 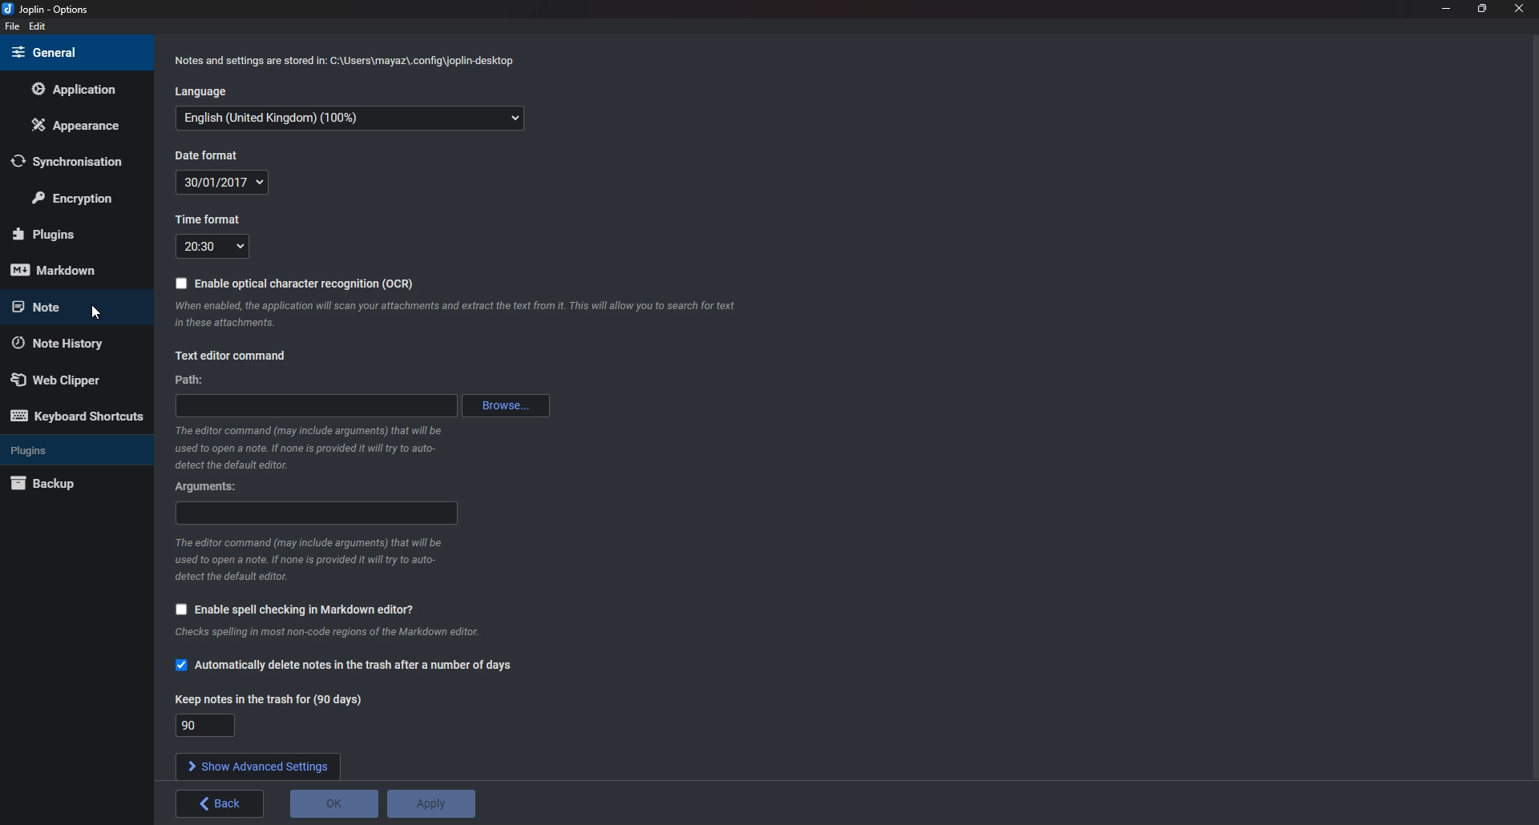 What do you see at coordinates (64, 269) in the screenshot?
I see `Mark down` at bounding box center [64, 269].